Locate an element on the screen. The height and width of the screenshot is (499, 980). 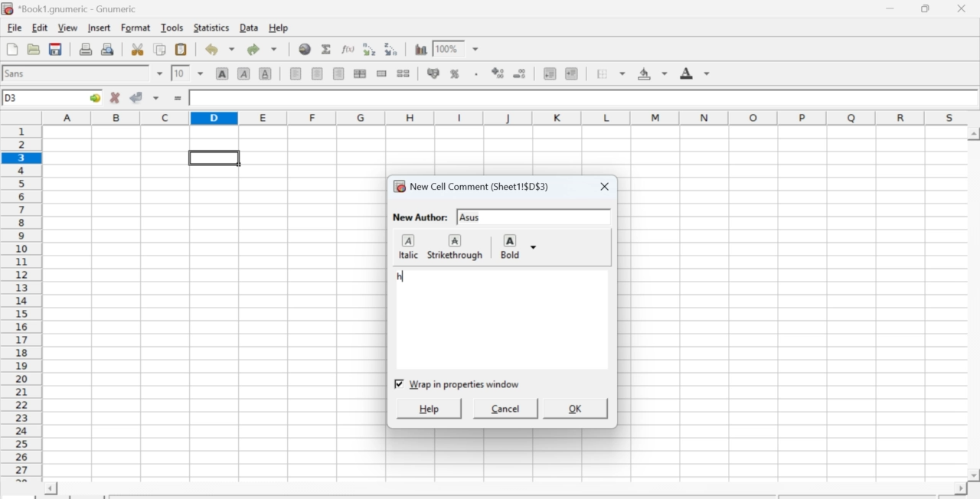
Format is located at coordinates (136, 28).